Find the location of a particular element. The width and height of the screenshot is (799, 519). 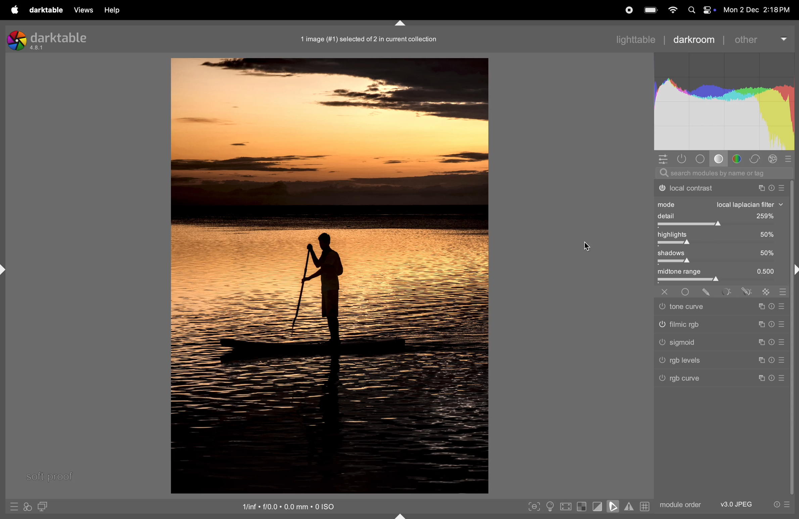

quick access panel is located at coordinates (661, 159).